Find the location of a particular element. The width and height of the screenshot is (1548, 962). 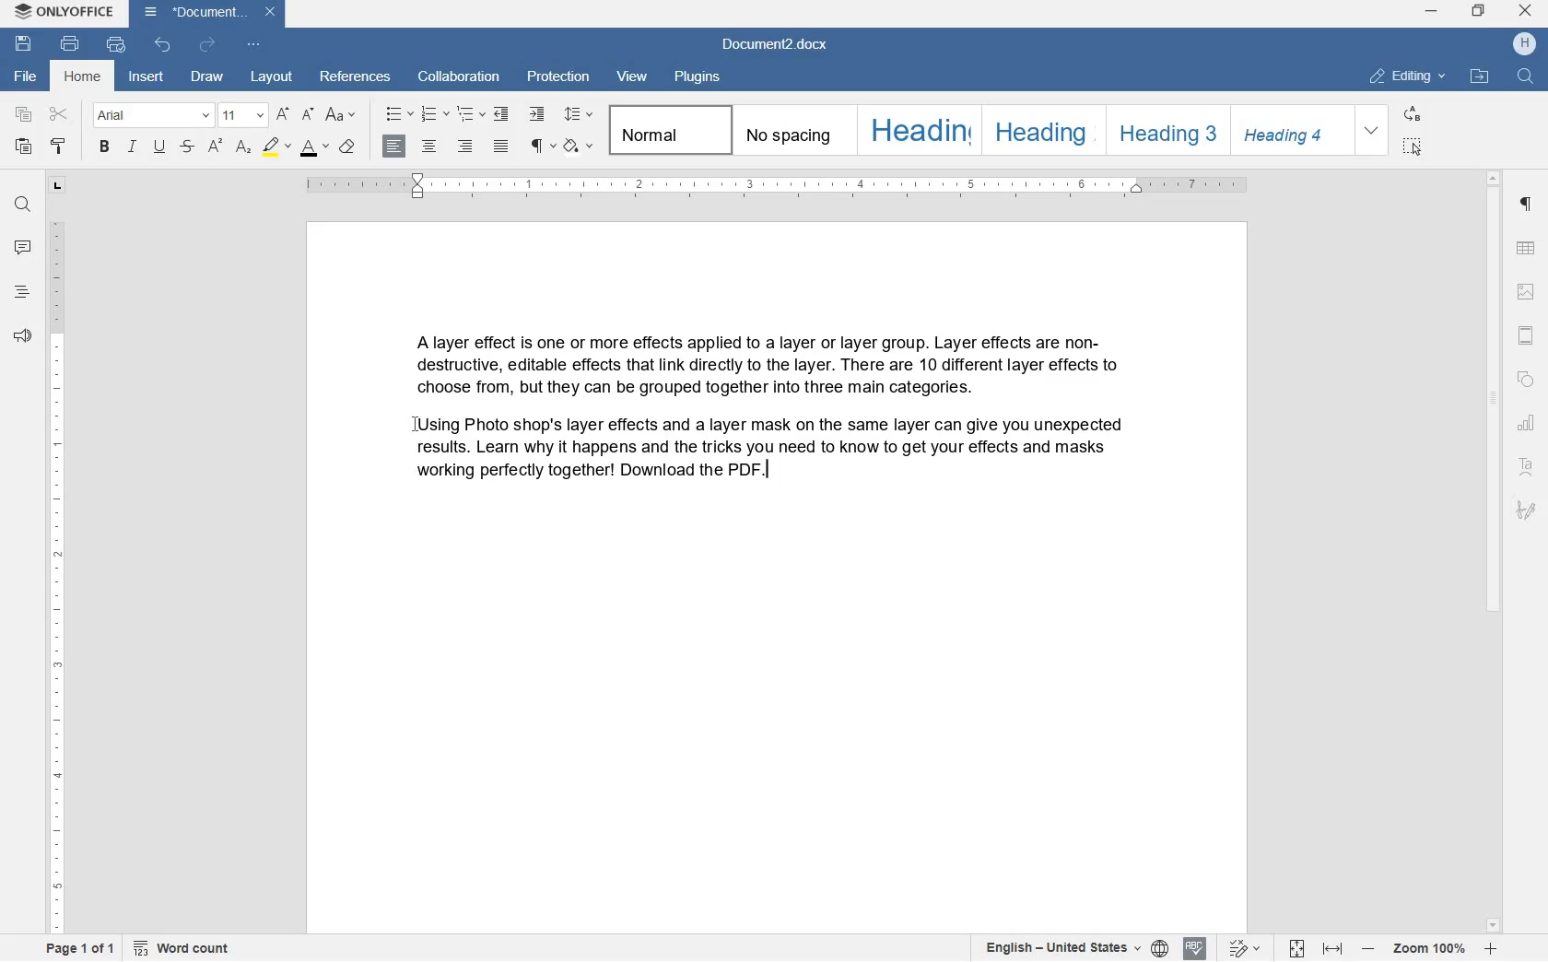

LAYOUT is located at coordinates (272, 75).